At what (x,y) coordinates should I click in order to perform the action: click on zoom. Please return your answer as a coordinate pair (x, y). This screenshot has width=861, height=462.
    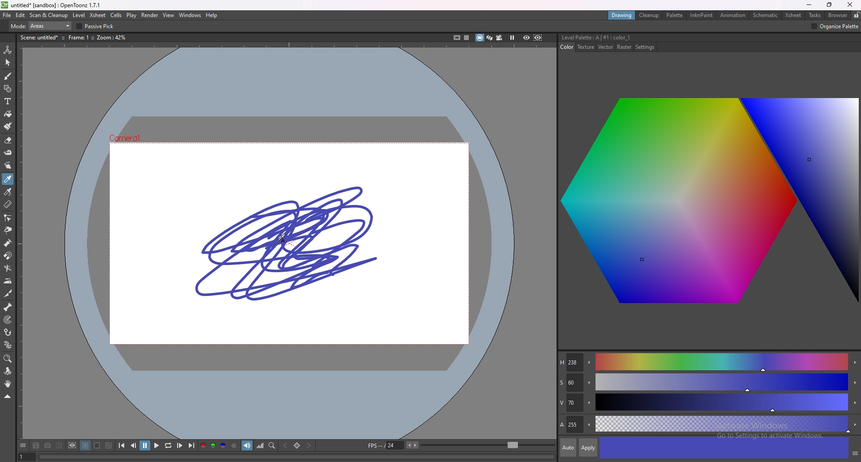
    Looking at the image, I should click on (488, 445).